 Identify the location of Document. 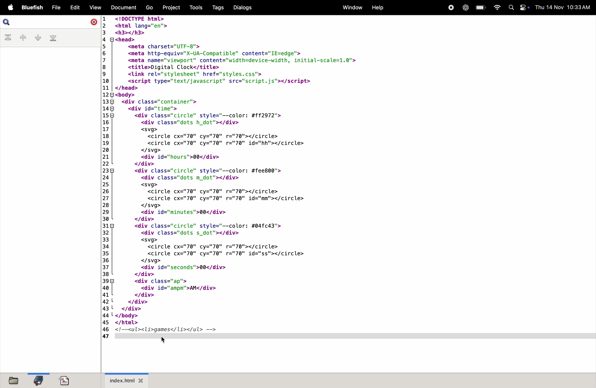
(124, 7).